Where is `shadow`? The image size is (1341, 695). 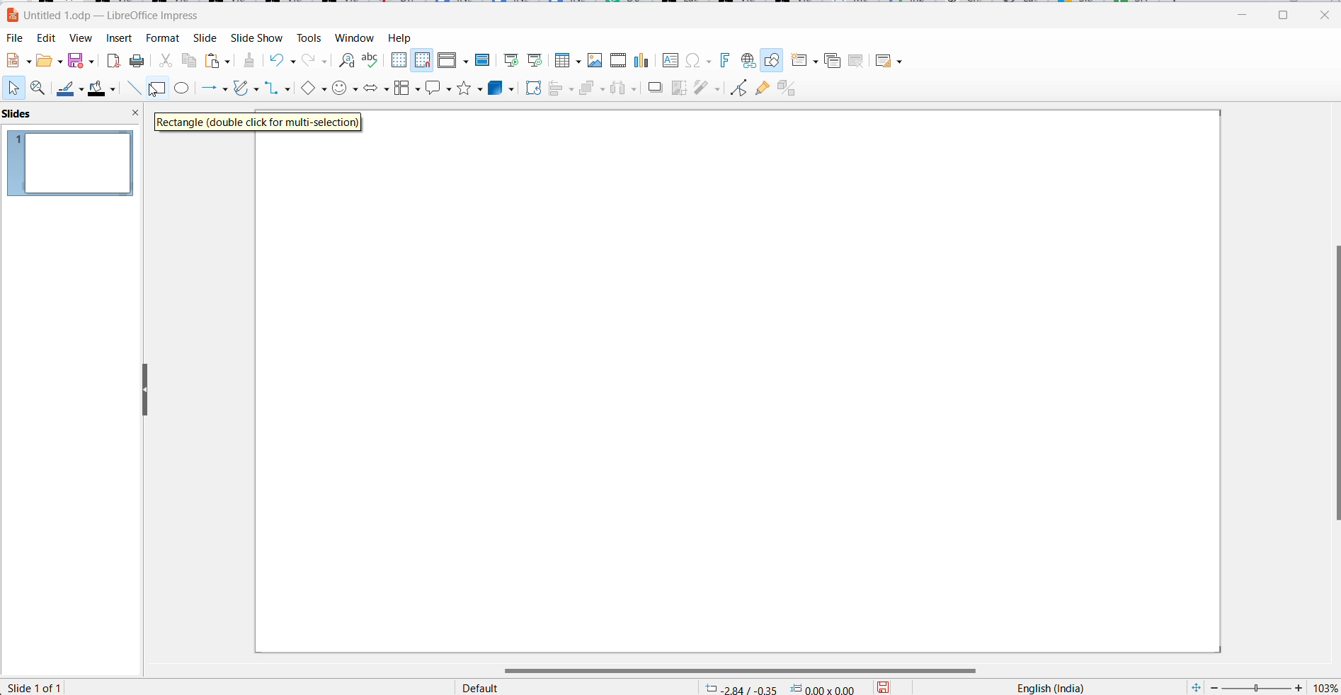
shadow is located at coordinates (654, 89).